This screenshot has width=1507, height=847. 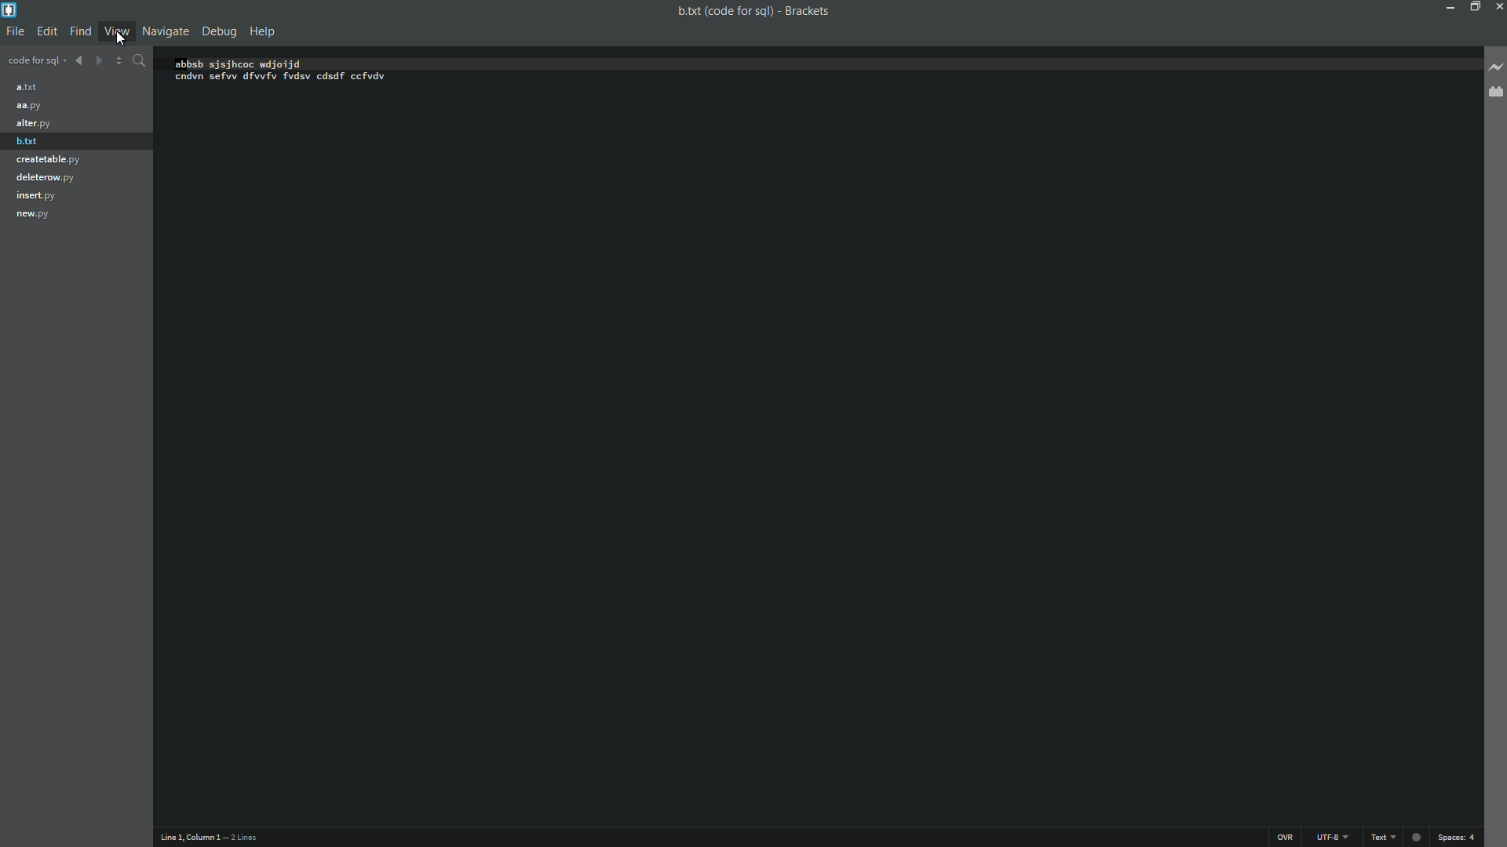 I want to click on Cursor, so click(x=119, y=38).